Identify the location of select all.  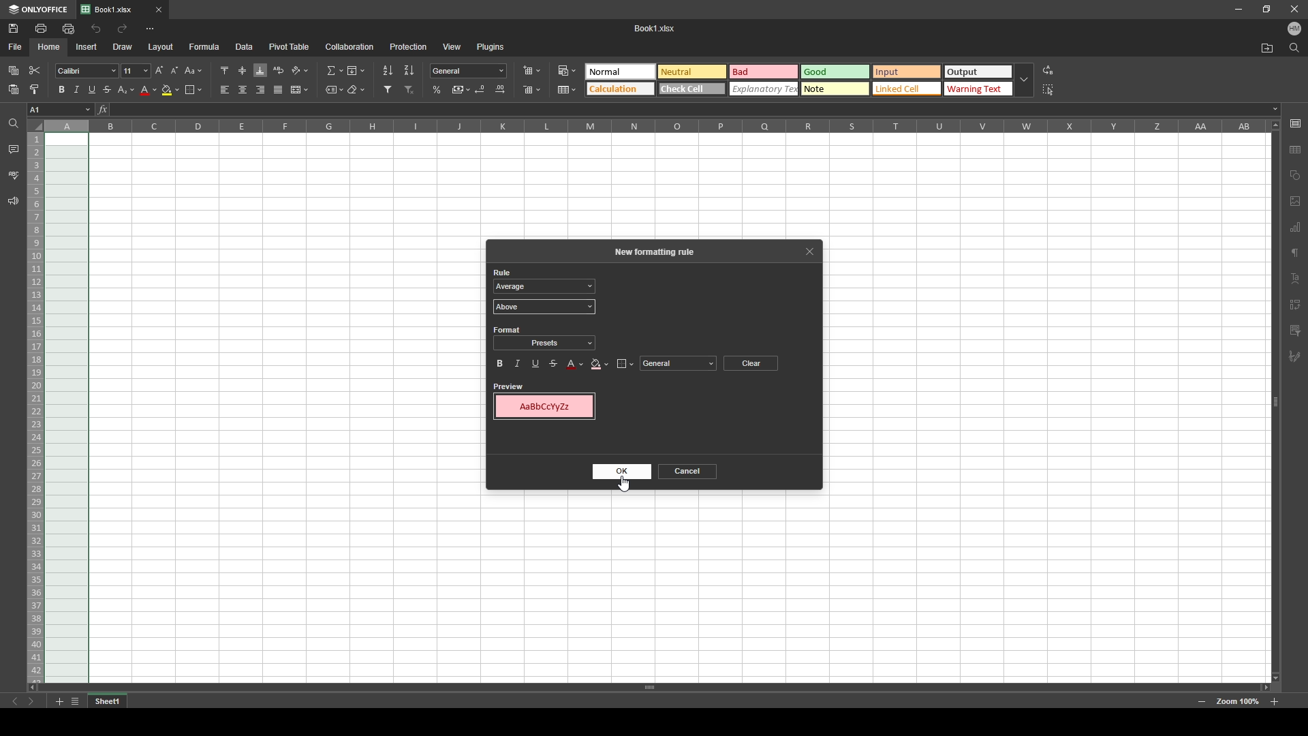
(1050, 89).